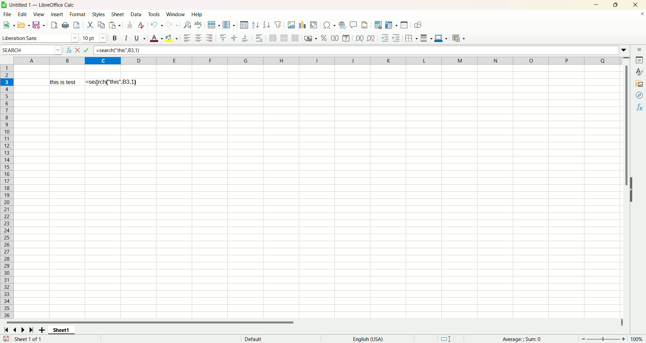 The width and height of the screenshot is (646, 343). Describe the element at coordinates (114, 25) in the screenshot. I see `paste` at that location.